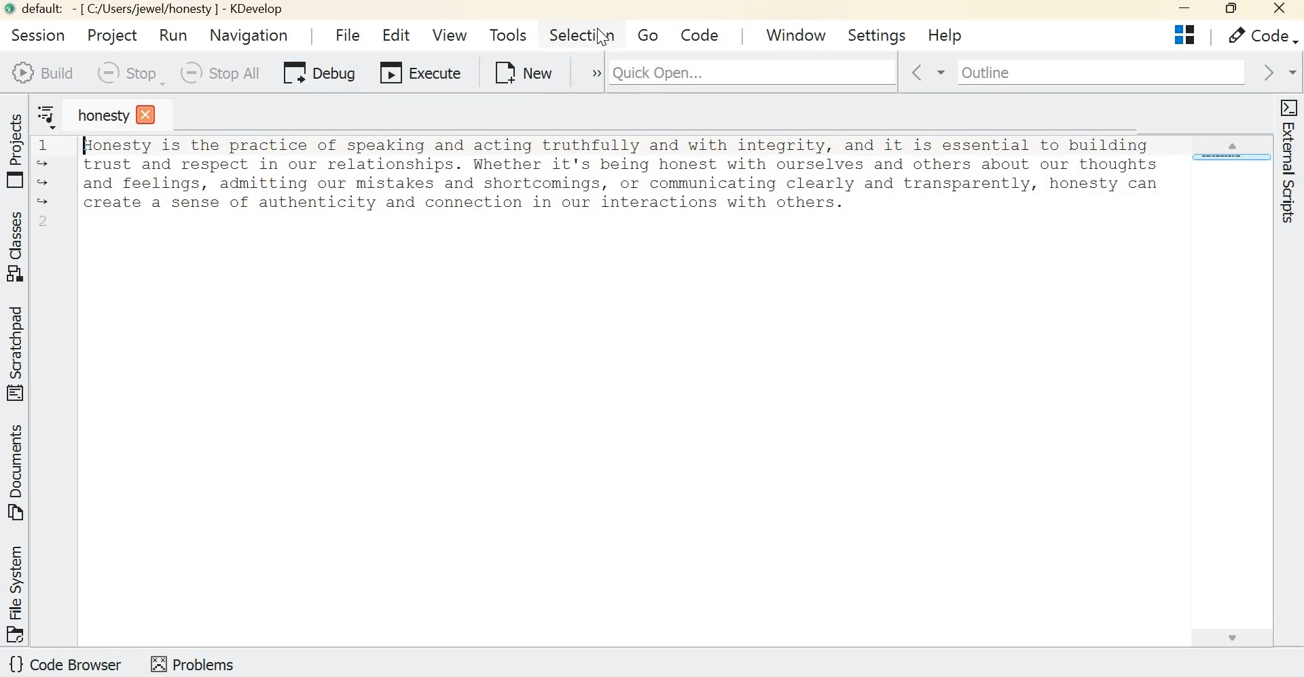 The width and height of the screenshot is (1304, 677). Describe the element at coordinates (946, 37) in the screenshot. I see `Help` at that location.